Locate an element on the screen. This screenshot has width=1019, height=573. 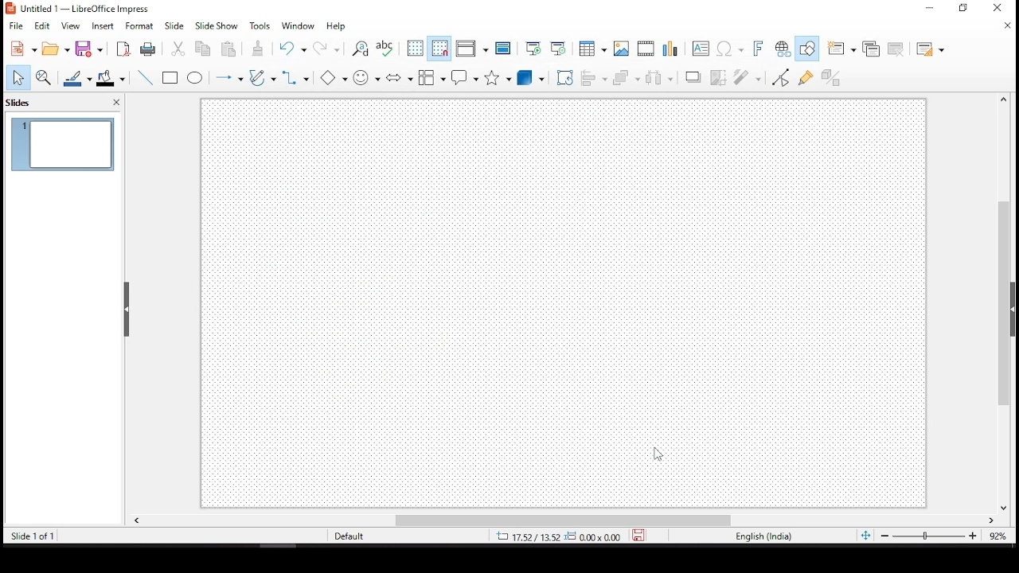
cut is located at coordinates (178, 49).